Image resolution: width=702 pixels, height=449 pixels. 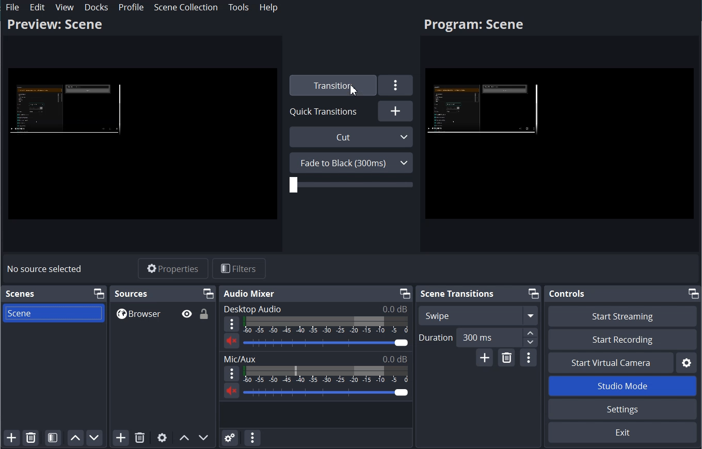 I want to click on Text, so click(x=20, y=294).